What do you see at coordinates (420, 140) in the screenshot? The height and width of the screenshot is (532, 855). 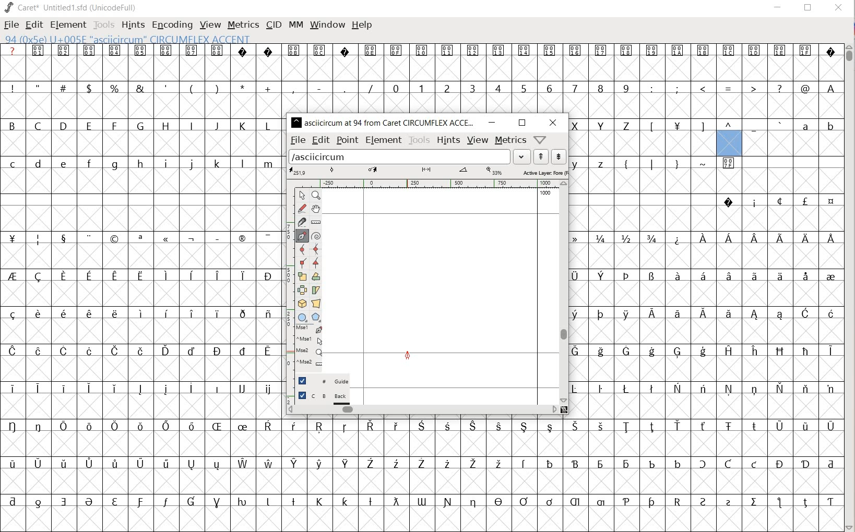 I see `tools` at bounding box center [420, 140].